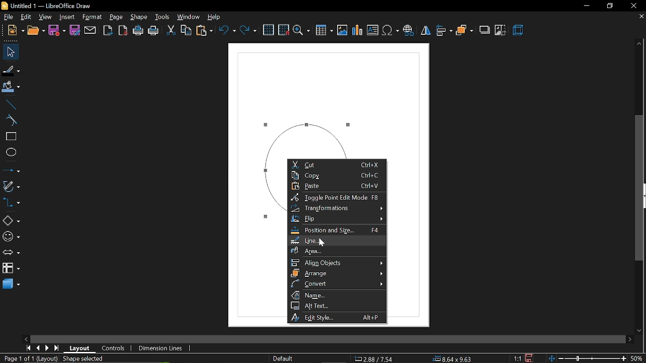 This screenshot has width=646, height=363. What do you see at coordinates (425, 30) in the screenshot?
I see `flip` at bounding box center [425, 30].